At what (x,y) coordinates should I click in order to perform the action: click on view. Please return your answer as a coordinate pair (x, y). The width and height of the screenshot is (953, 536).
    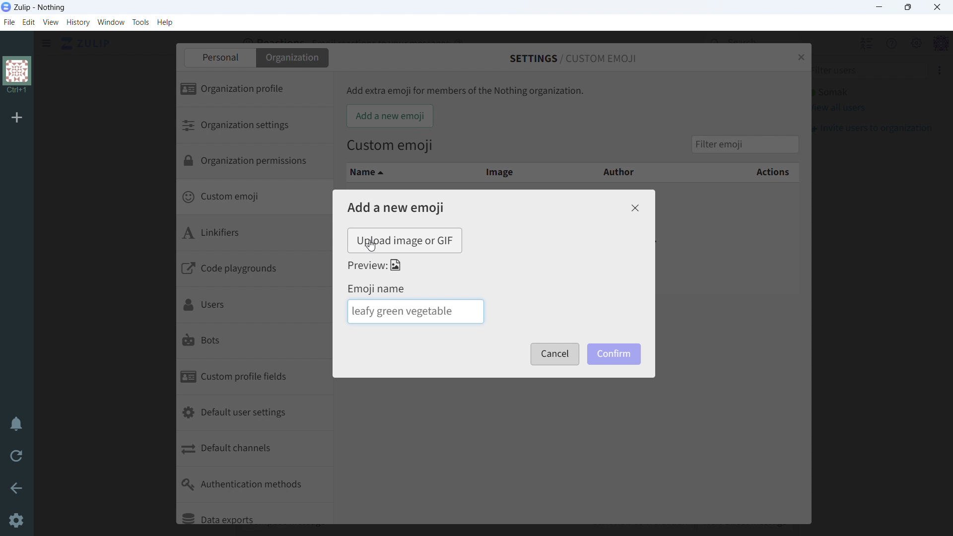
    Looking at the image, I should click on (51, 22).